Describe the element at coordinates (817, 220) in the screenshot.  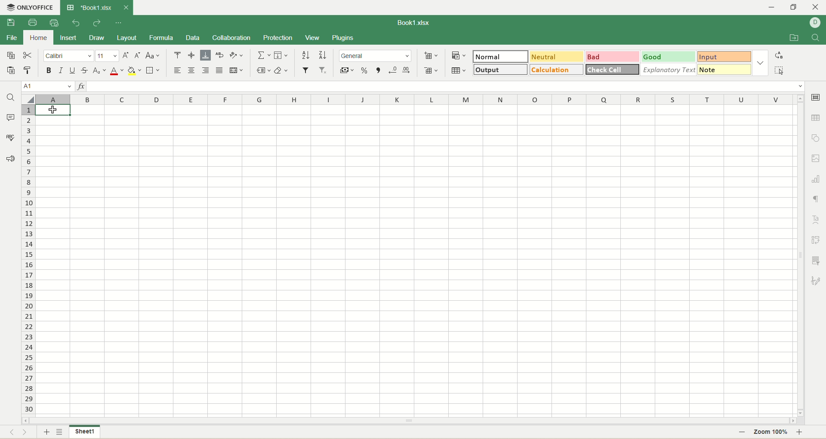
I see `text art settings` at that location.